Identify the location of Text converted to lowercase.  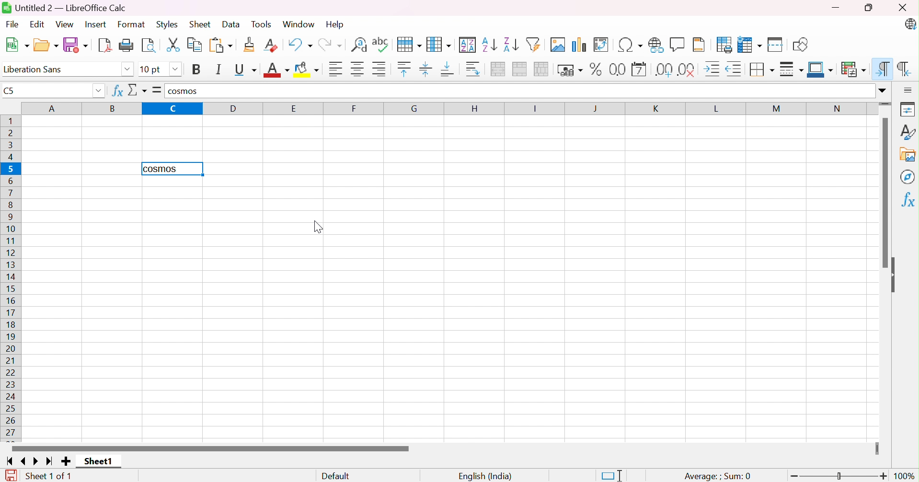
(163, 169).